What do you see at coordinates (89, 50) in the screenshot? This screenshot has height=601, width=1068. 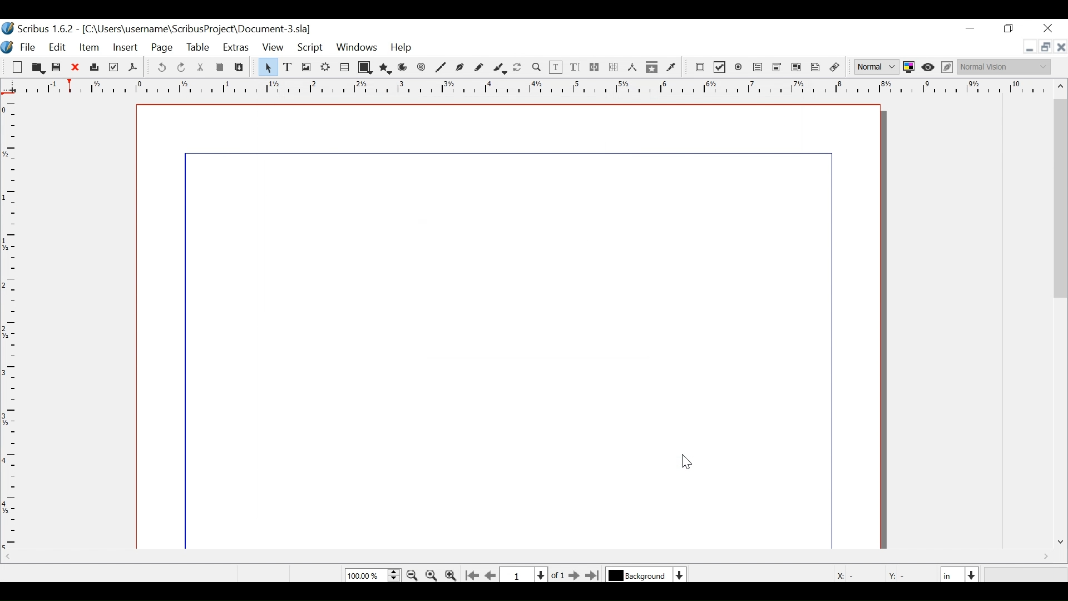 I see `Item` at bounding box center [89, 50].